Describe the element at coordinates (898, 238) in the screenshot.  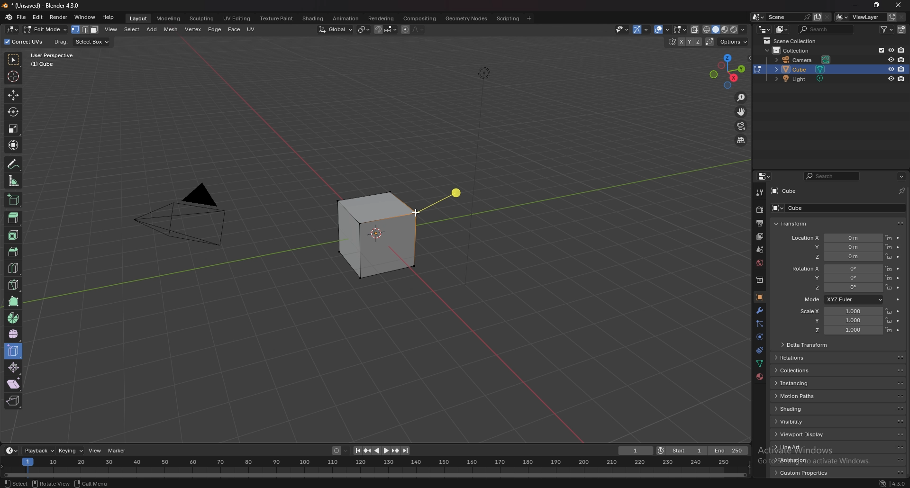
I see `animate property` at that location.